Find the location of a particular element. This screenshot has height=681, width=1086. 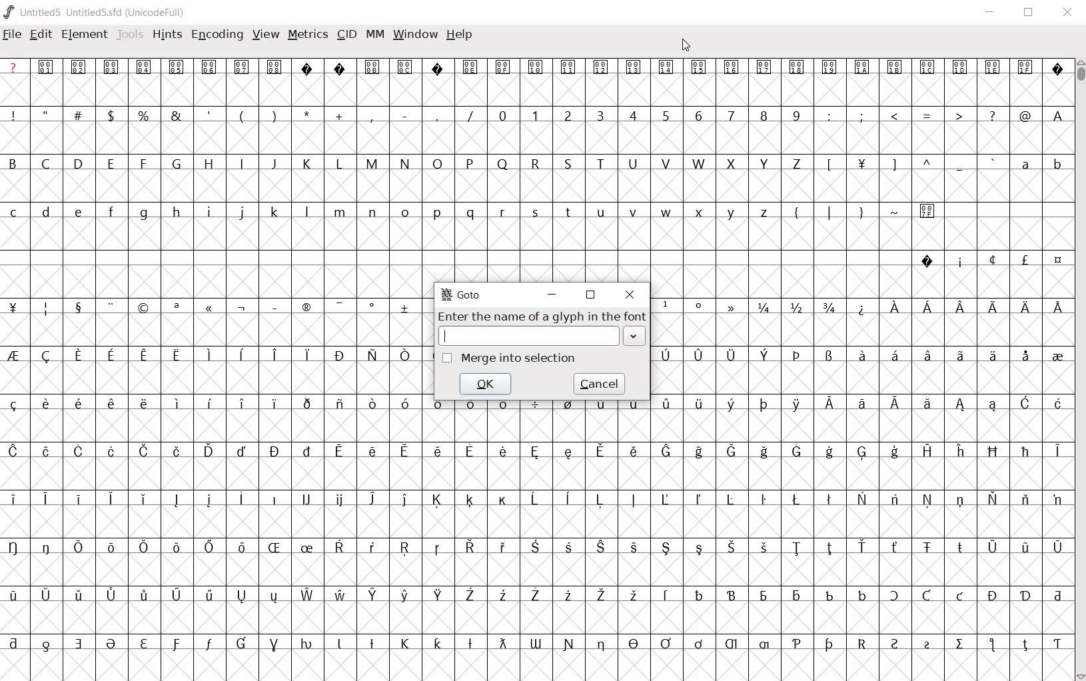

? is located at coordinates (991, 116).